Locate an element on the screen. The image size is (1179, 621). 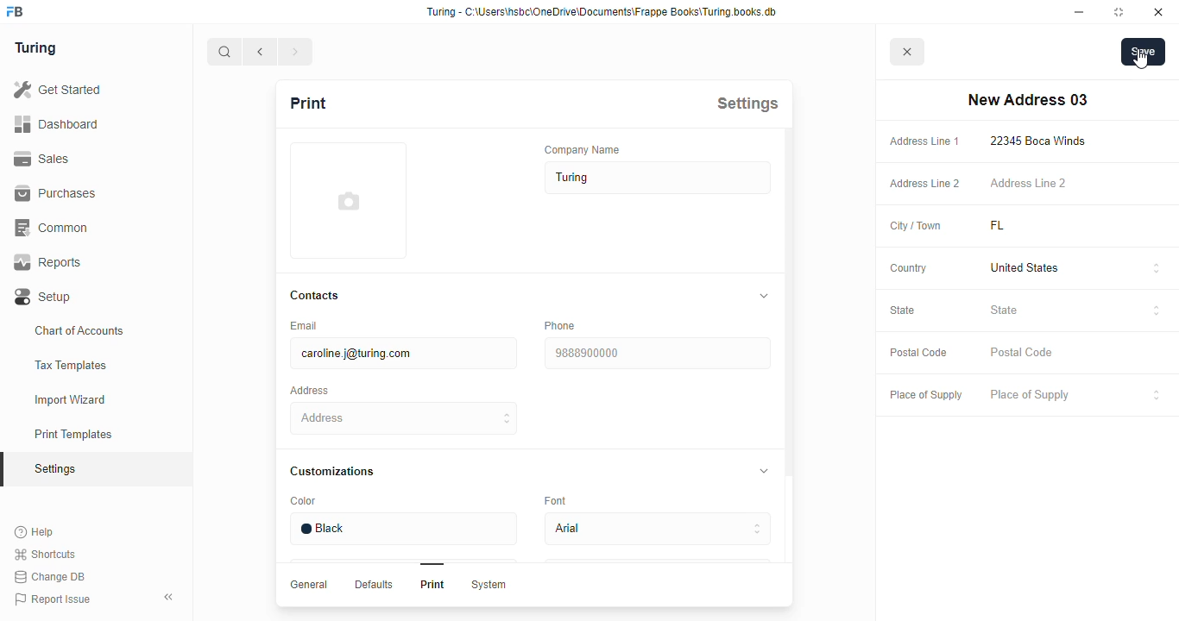
black is located at coordinates (402, 529).